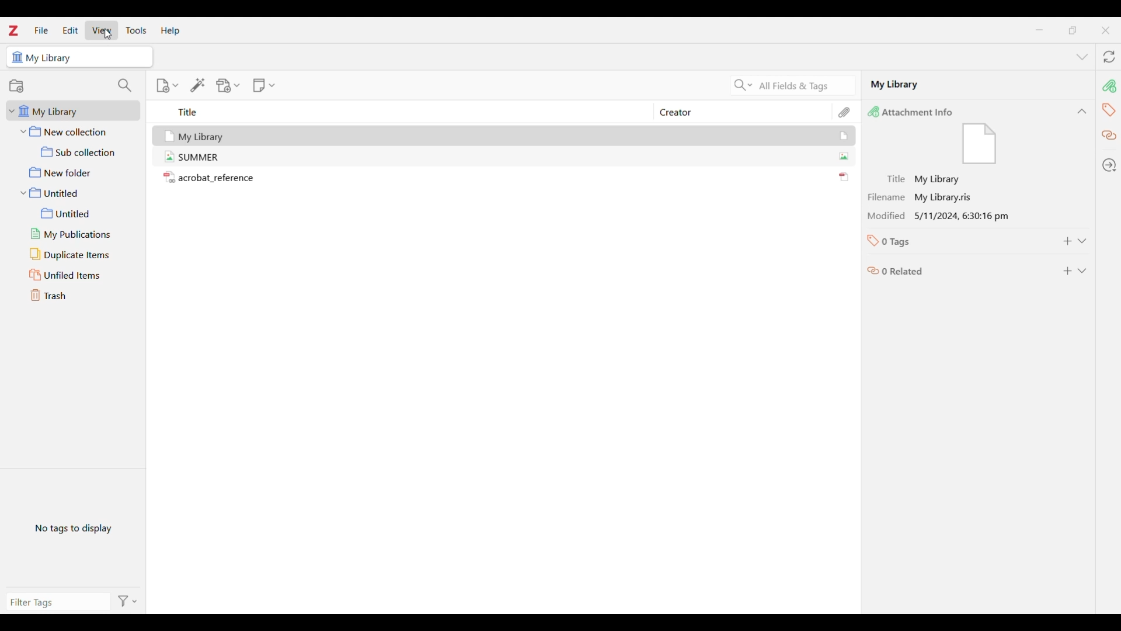  I want to click on Selected file, so click(978, 84).